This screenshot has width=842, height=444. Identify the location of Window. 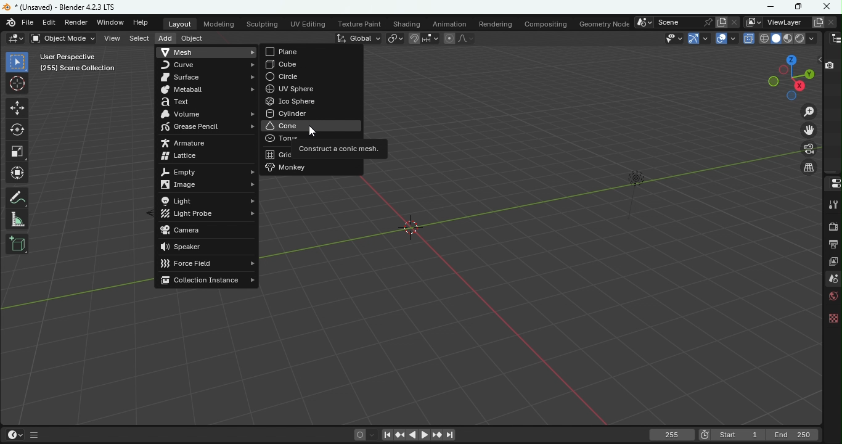
(111, 23).